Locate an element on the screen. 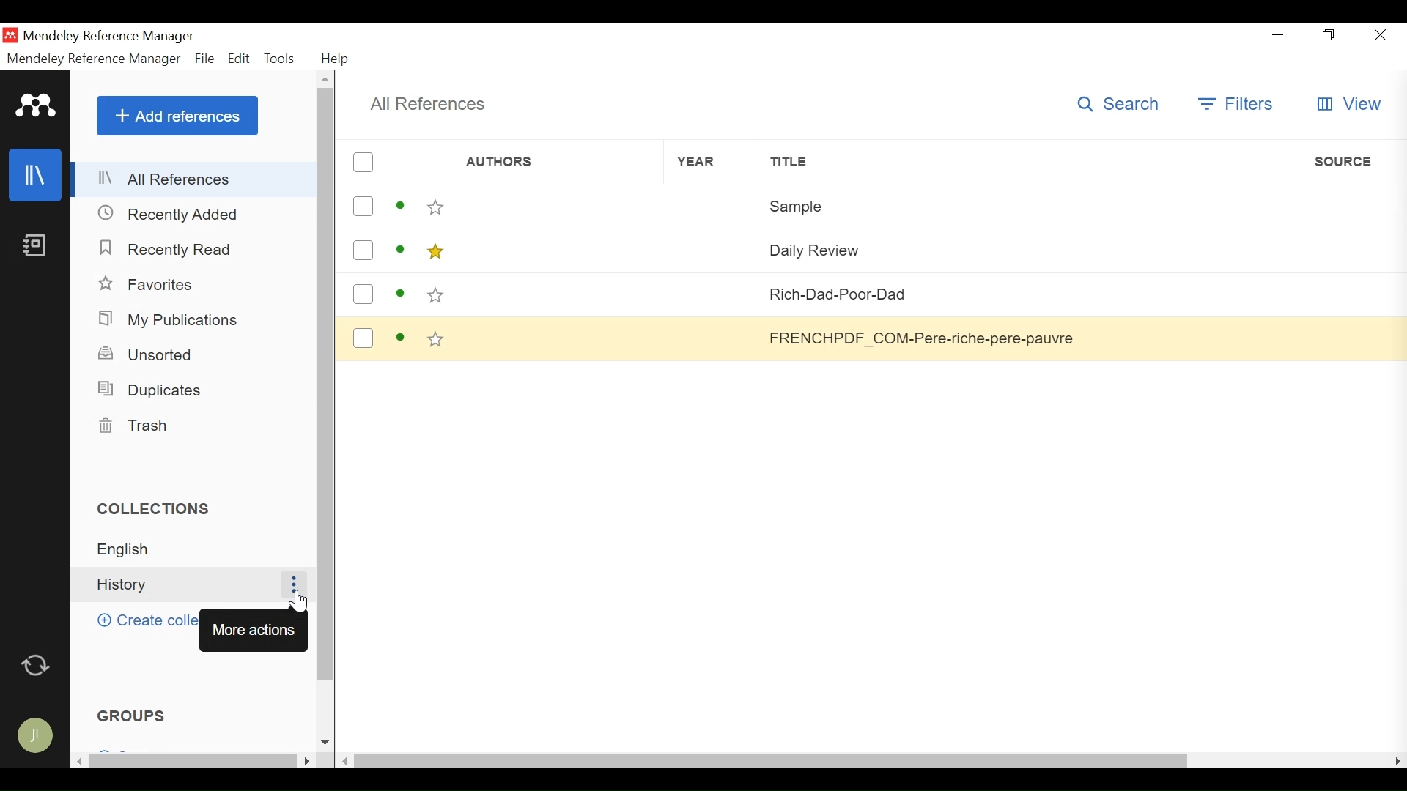  Trash is located at coordinates (138, 426).